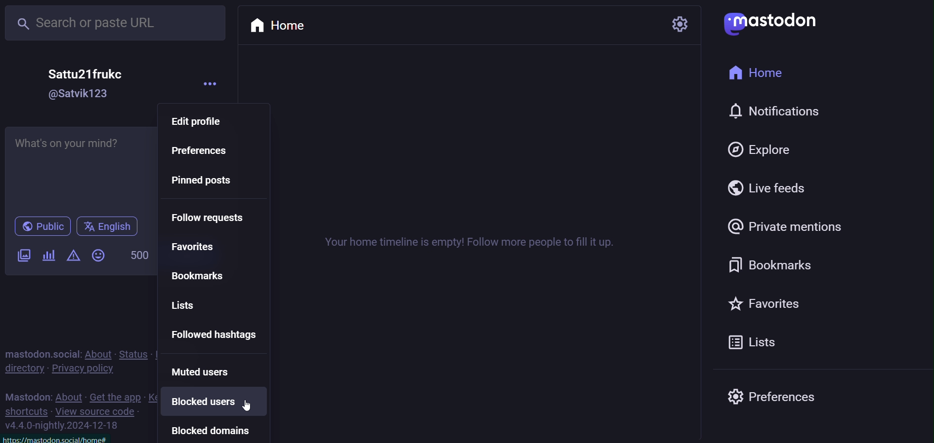  I want to click on mastodon, so click(767, 23).